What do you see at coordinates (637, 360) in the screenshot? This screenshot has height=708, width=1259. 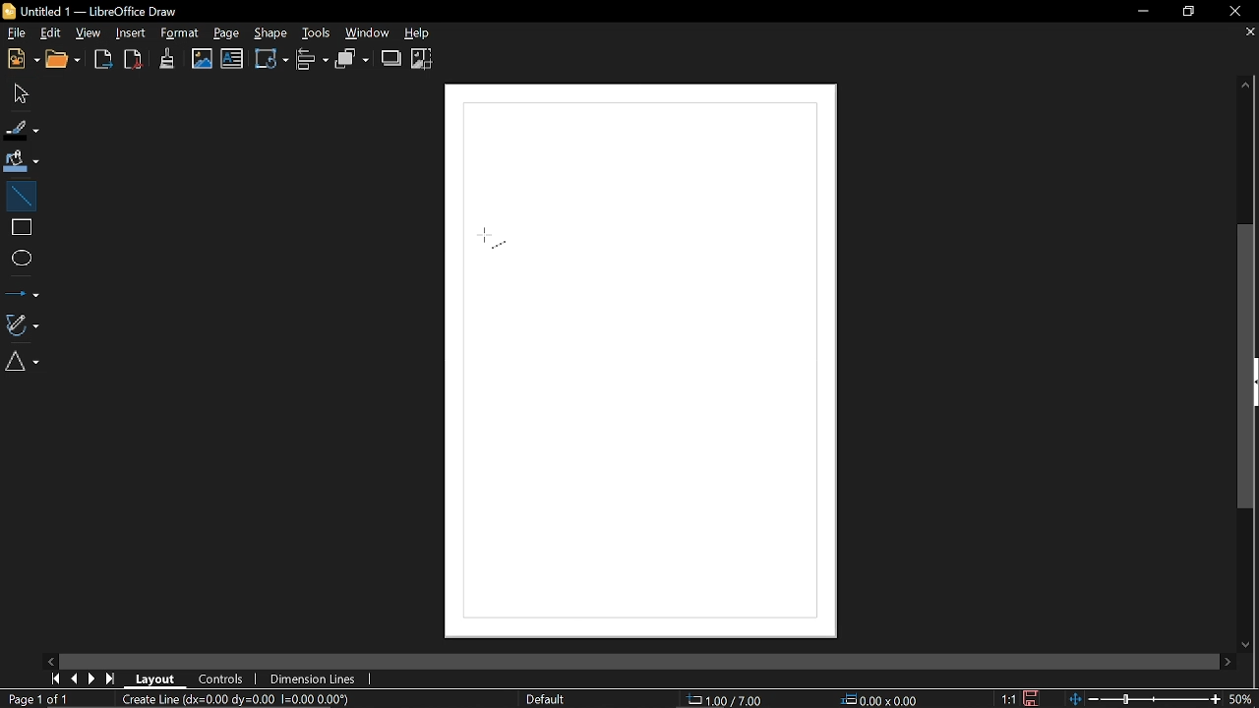 I see `canvas` at bounding box center [637, 360].